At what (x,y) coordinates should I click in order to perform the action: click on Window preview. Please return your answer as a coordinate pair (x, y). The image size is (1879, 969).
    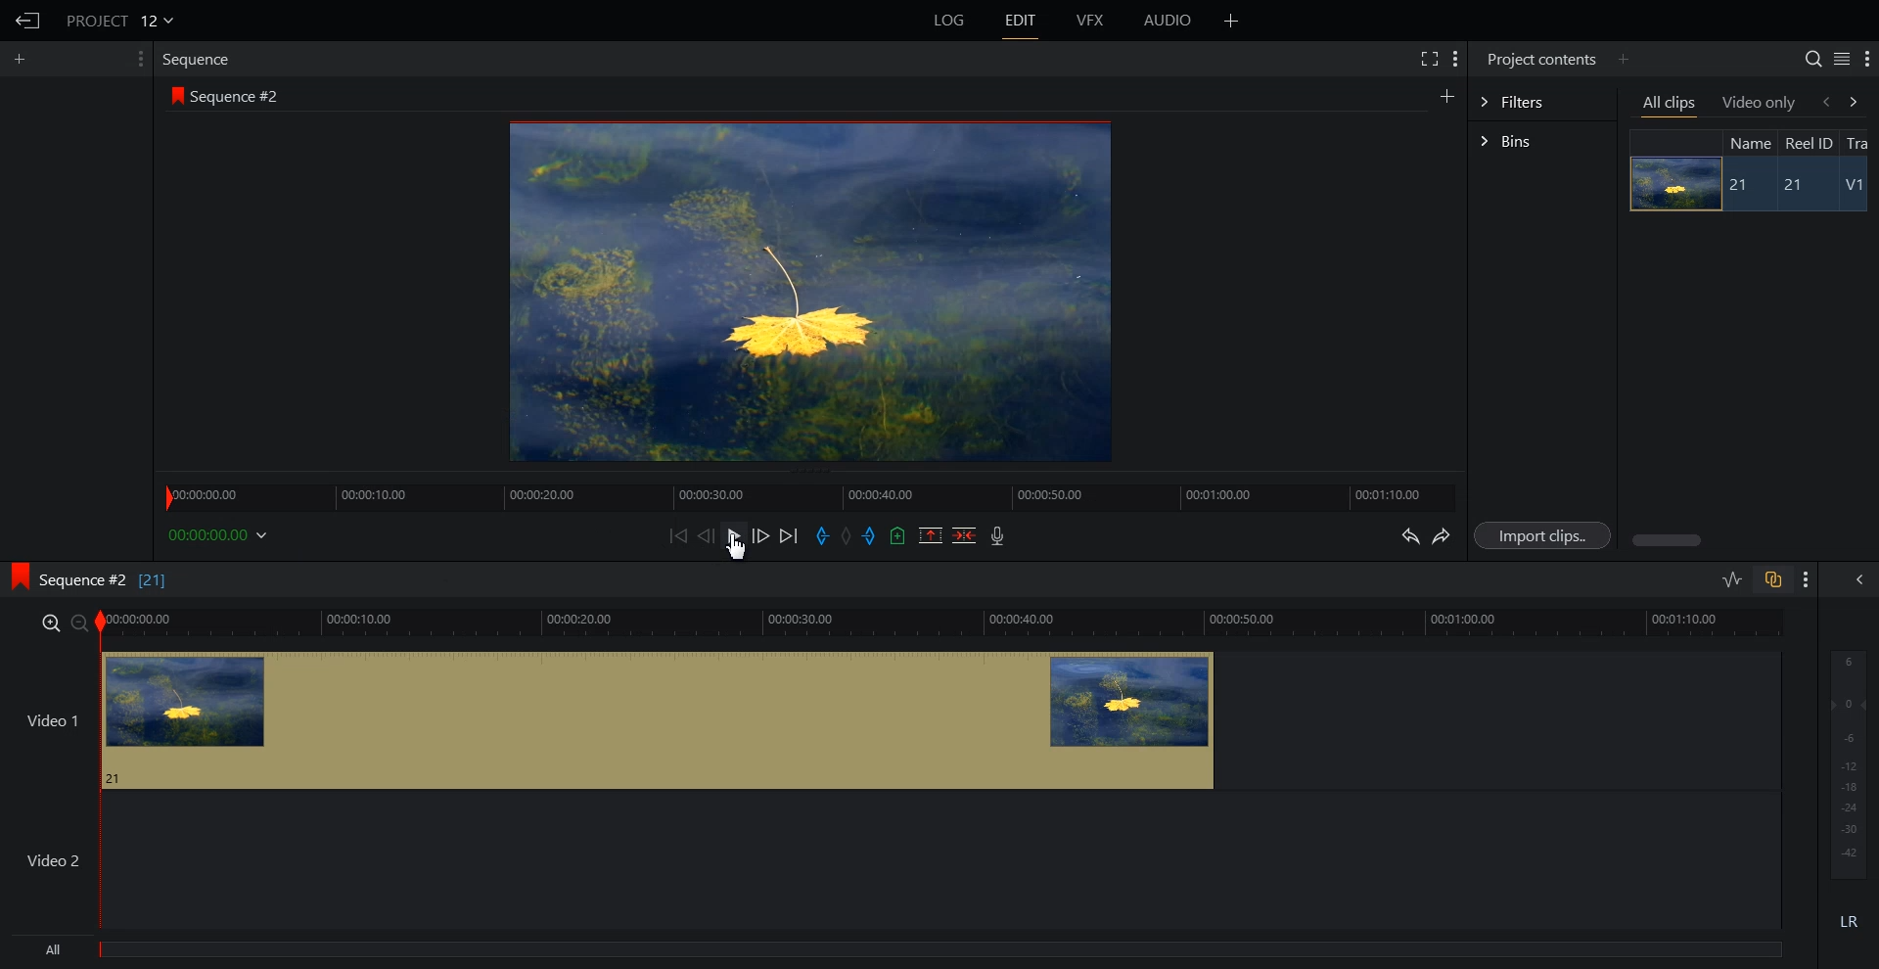
    Looking at the image, I should click on (804, 290).